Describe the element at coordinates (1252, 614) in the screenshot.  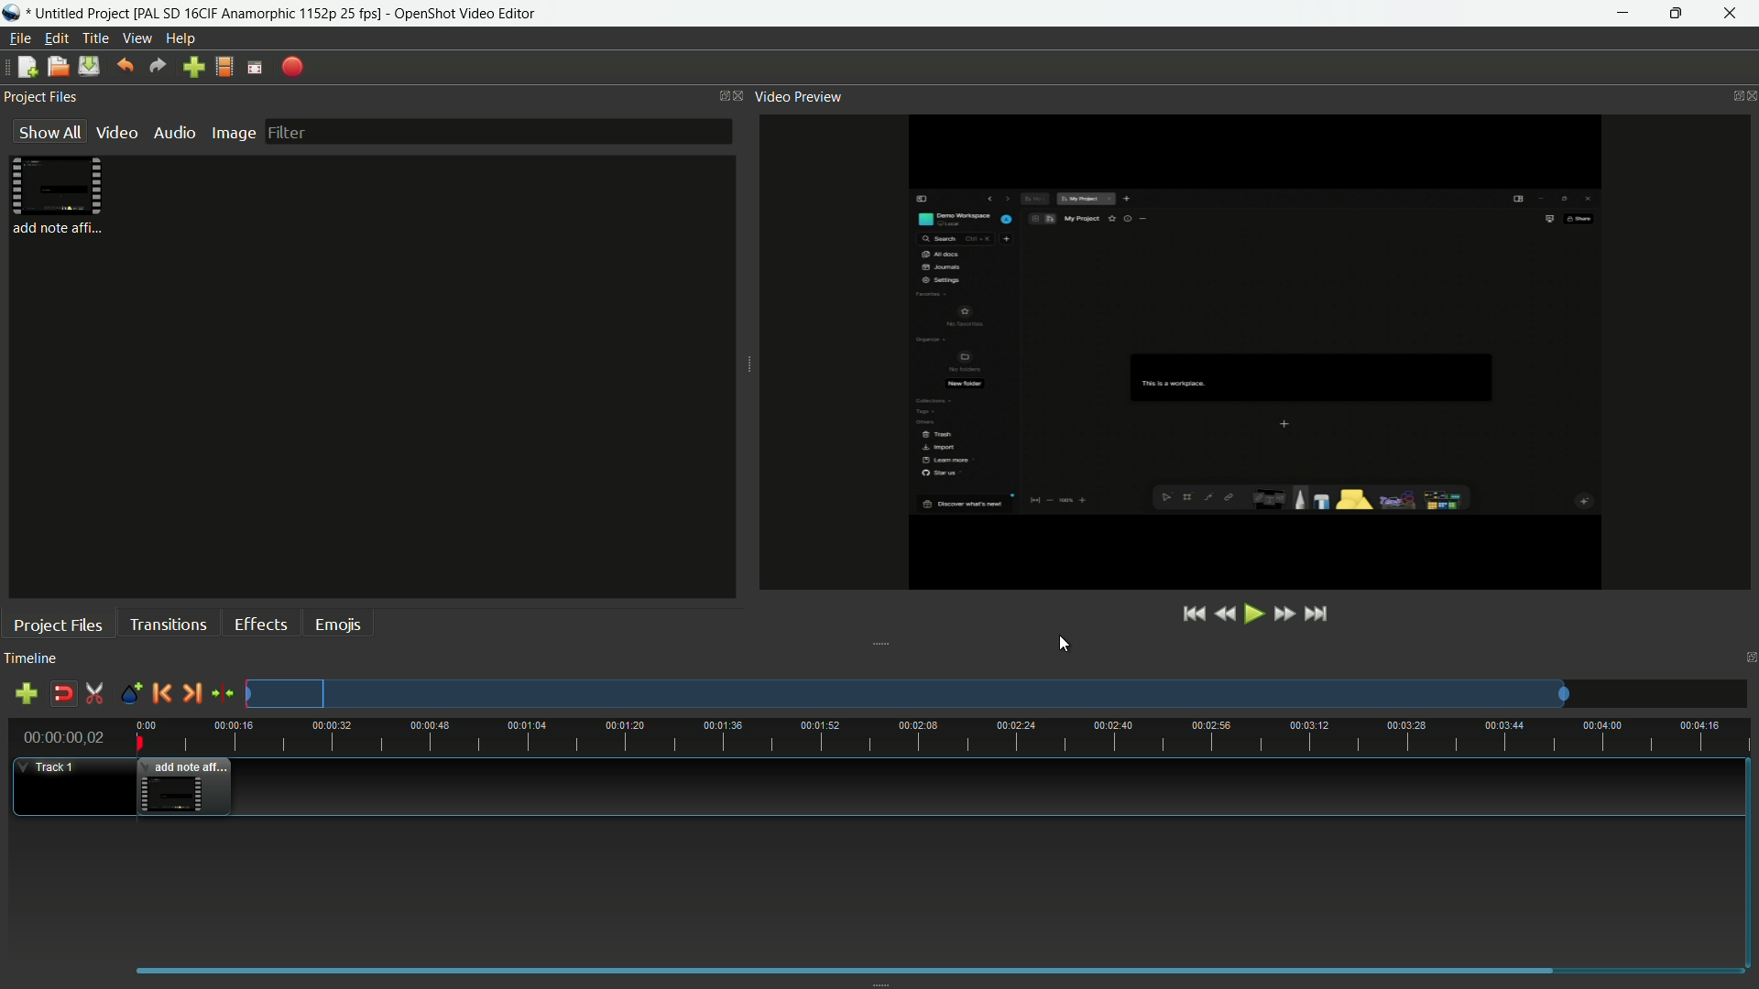
I see `play or pause` at that location.